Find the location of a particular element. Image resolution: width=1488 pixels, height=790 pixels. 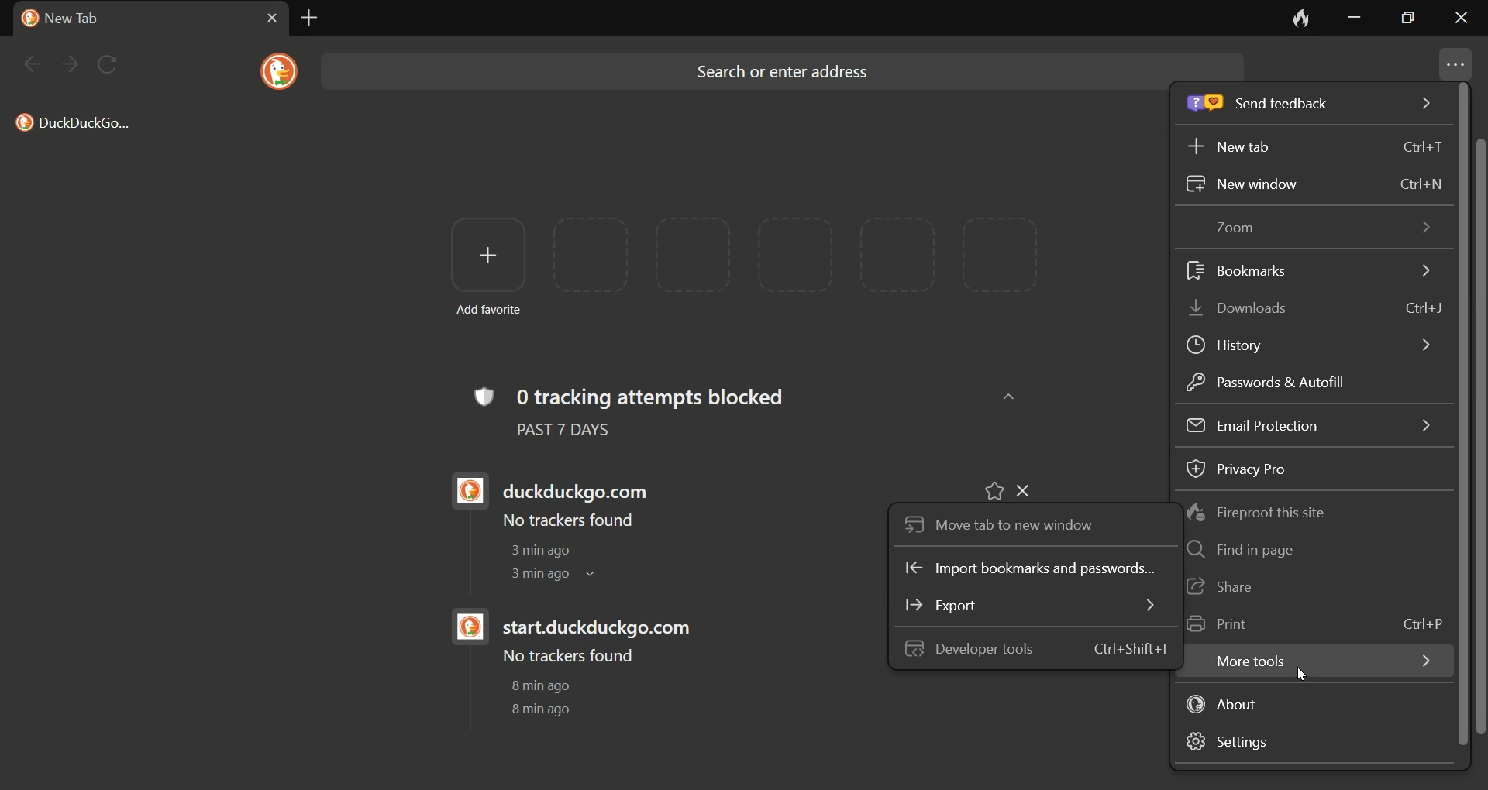

Find in page is located at coordinates (1240, 550).